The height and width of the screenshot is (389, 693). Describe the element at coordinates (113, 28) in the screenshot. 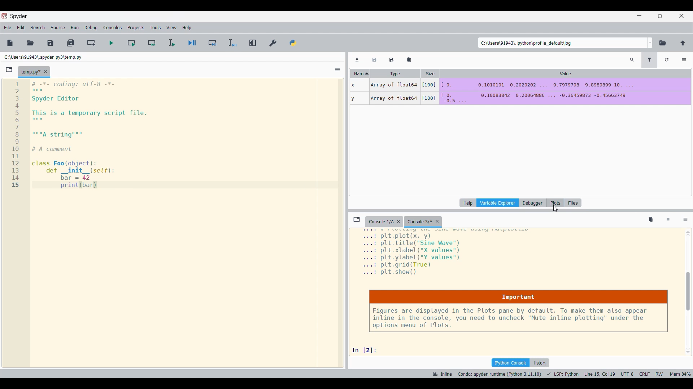

I see `Consoles menu` at that location.